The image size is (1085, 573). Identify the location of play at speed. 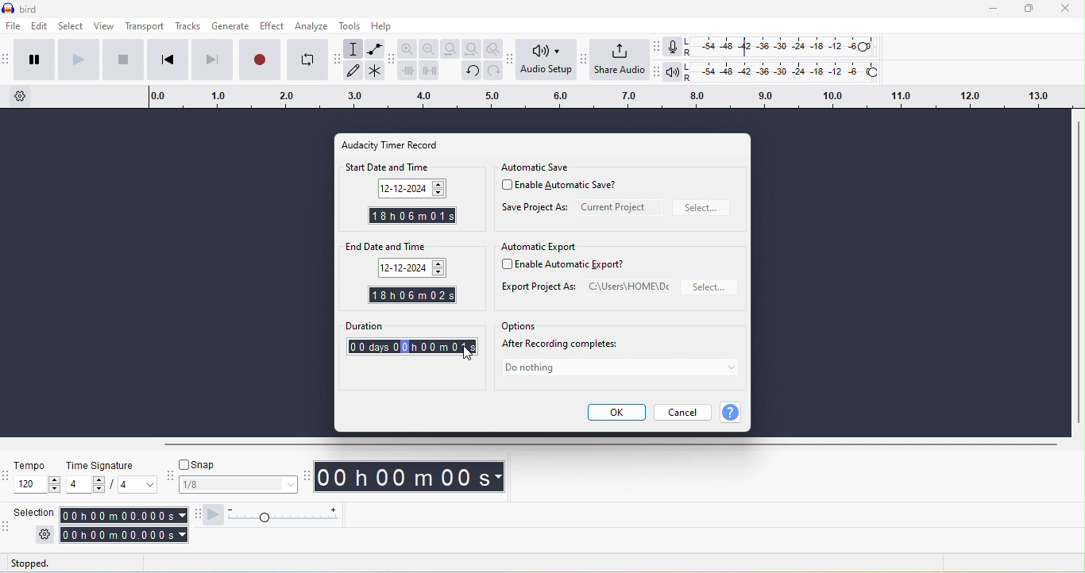
(284, 514).